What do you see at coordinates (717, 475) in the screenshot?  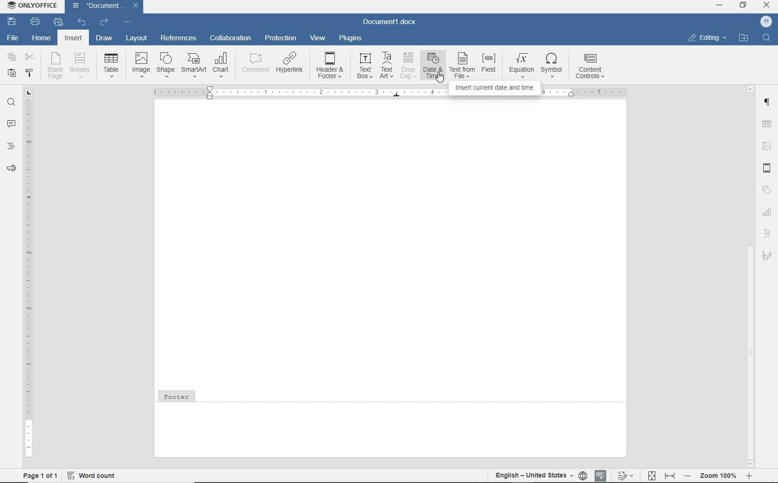 I see `zoom 100%` at bounding box center [717, 475].